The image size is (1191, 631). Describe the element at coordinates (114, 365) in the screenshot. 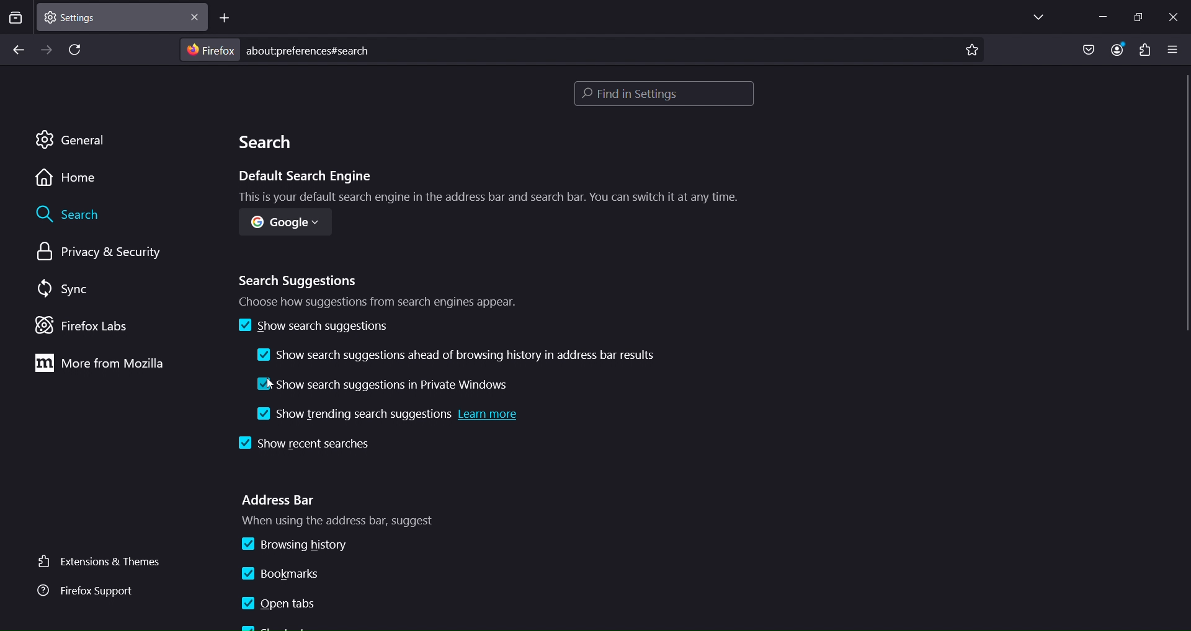

I see `more from mozilla` at that location.